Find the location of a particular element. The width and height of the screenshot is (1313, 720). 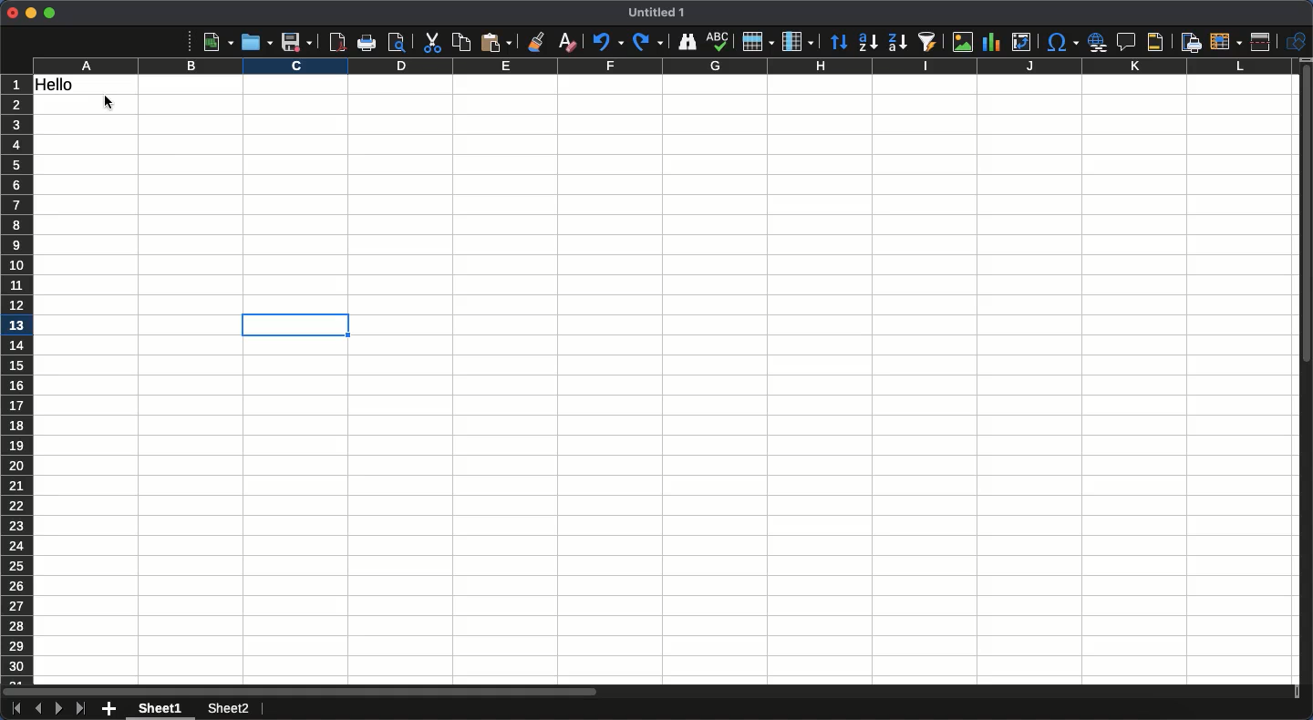

Sheet 2 is located at coordinates (230, 710).